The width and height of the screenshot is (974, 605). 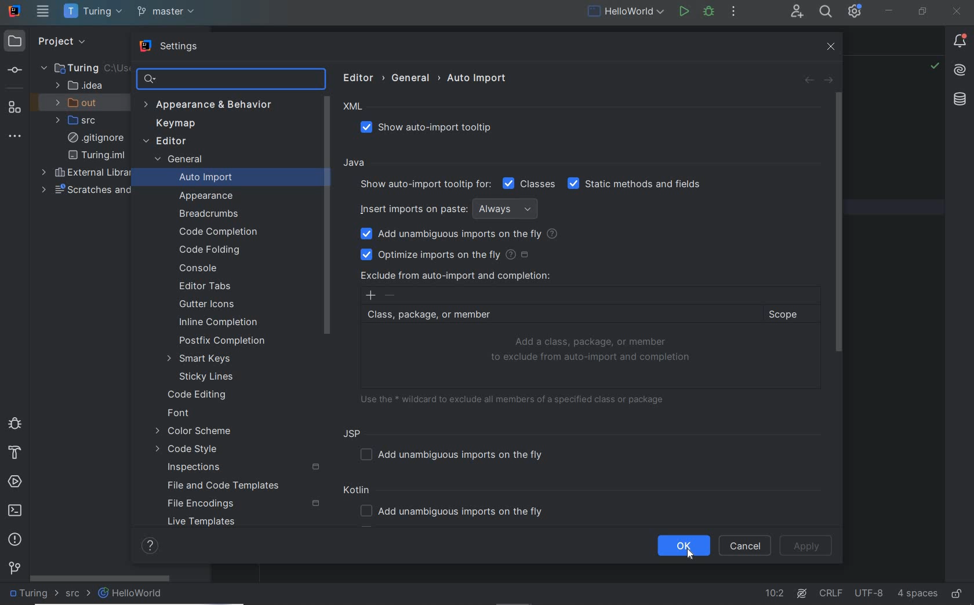 I want to click on EXCLUDE FROM AUTO-IMPORT AND COMPLETION, so click(x=455, y=275).